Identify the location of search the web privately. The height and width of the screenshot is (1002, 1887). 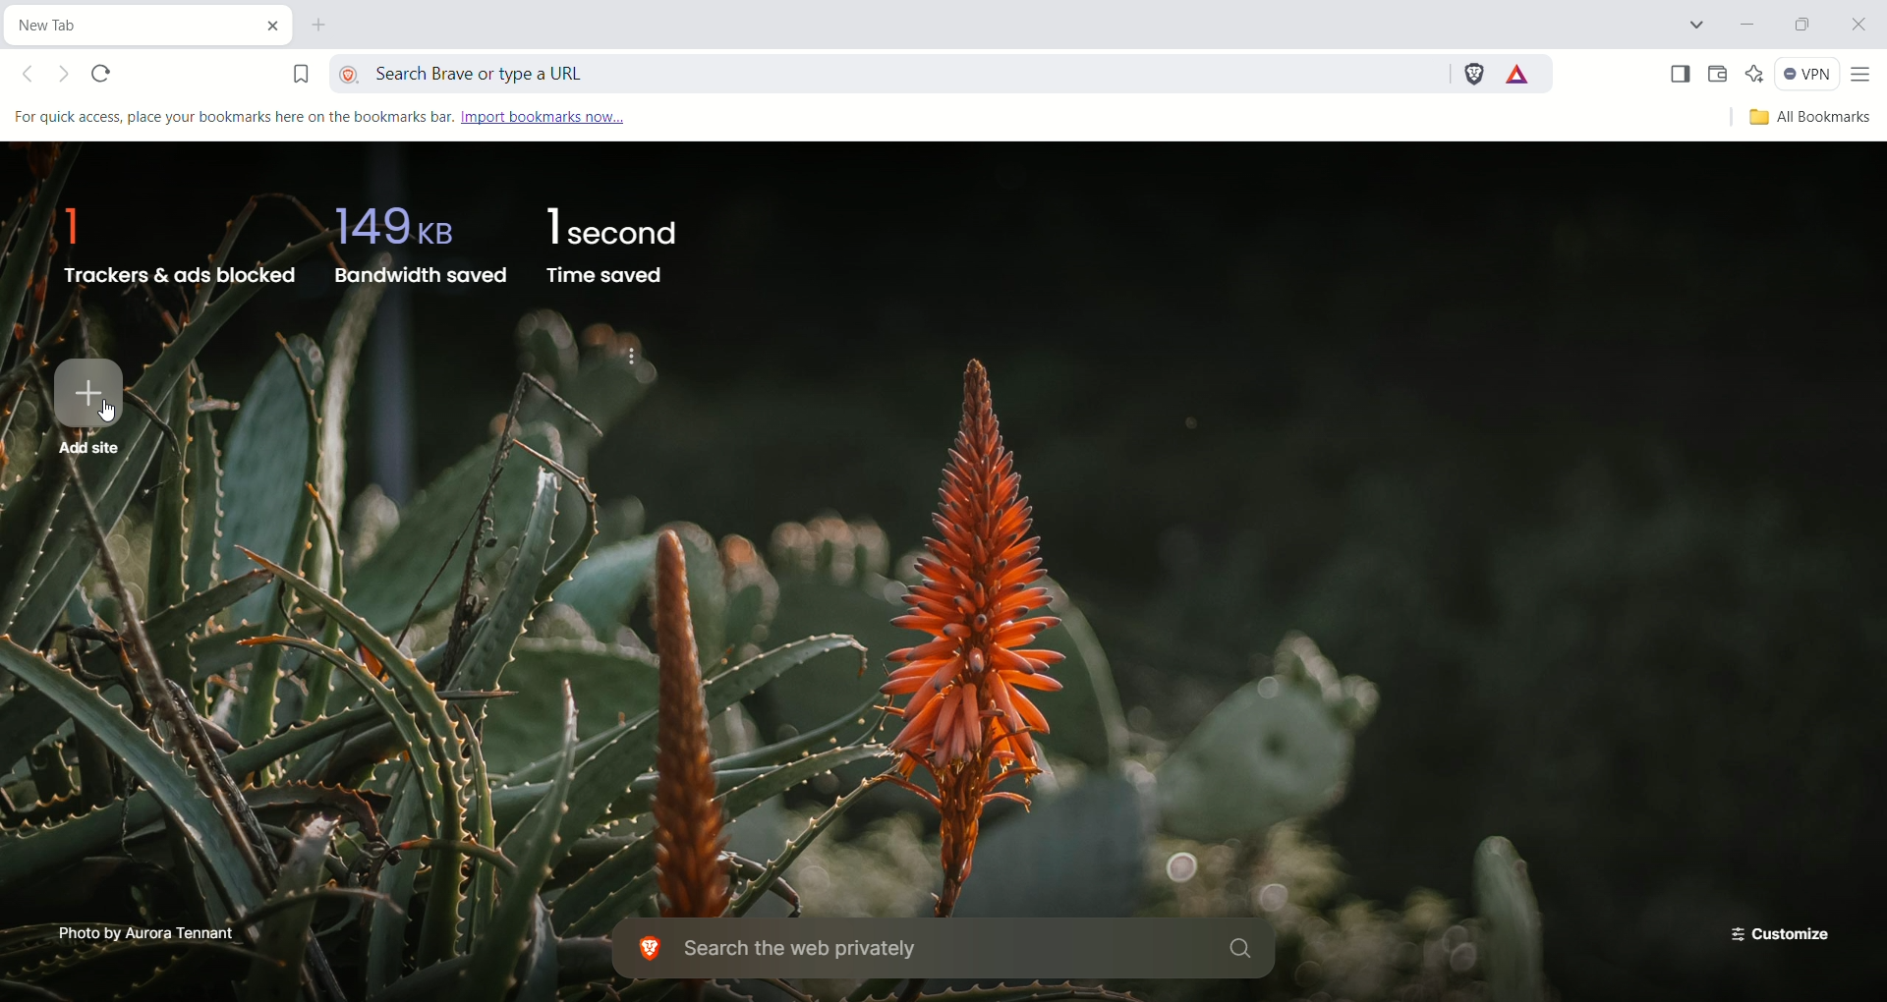
(944, 950).